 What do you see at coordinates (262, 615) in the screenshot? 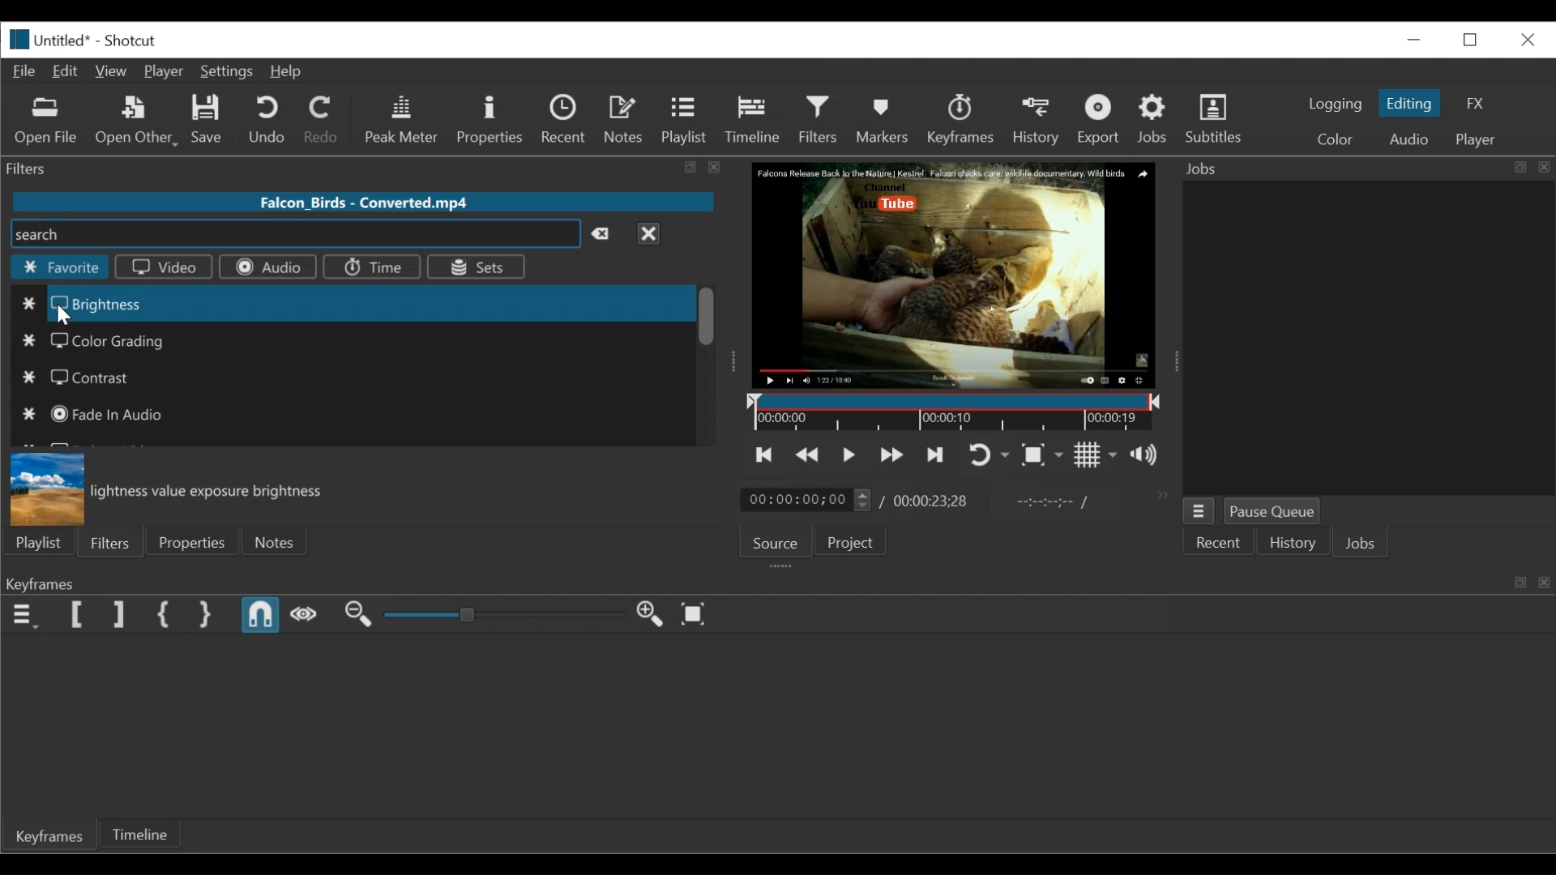
I see `Snap` at bounding box center [262, 615].